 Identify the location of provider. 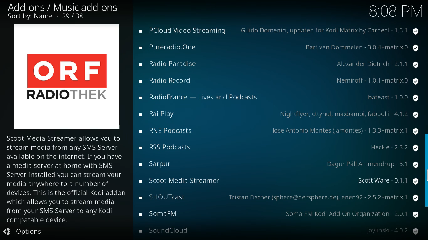
(343, 131).